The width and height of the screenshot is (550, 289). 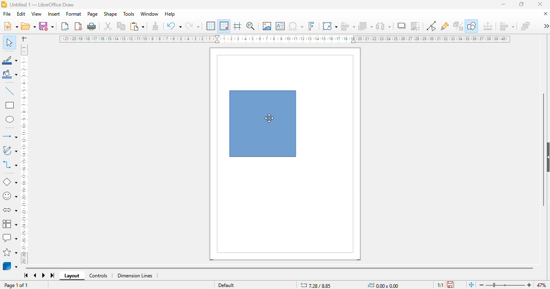 I want to click on minimize, so click(x=503, y=4).